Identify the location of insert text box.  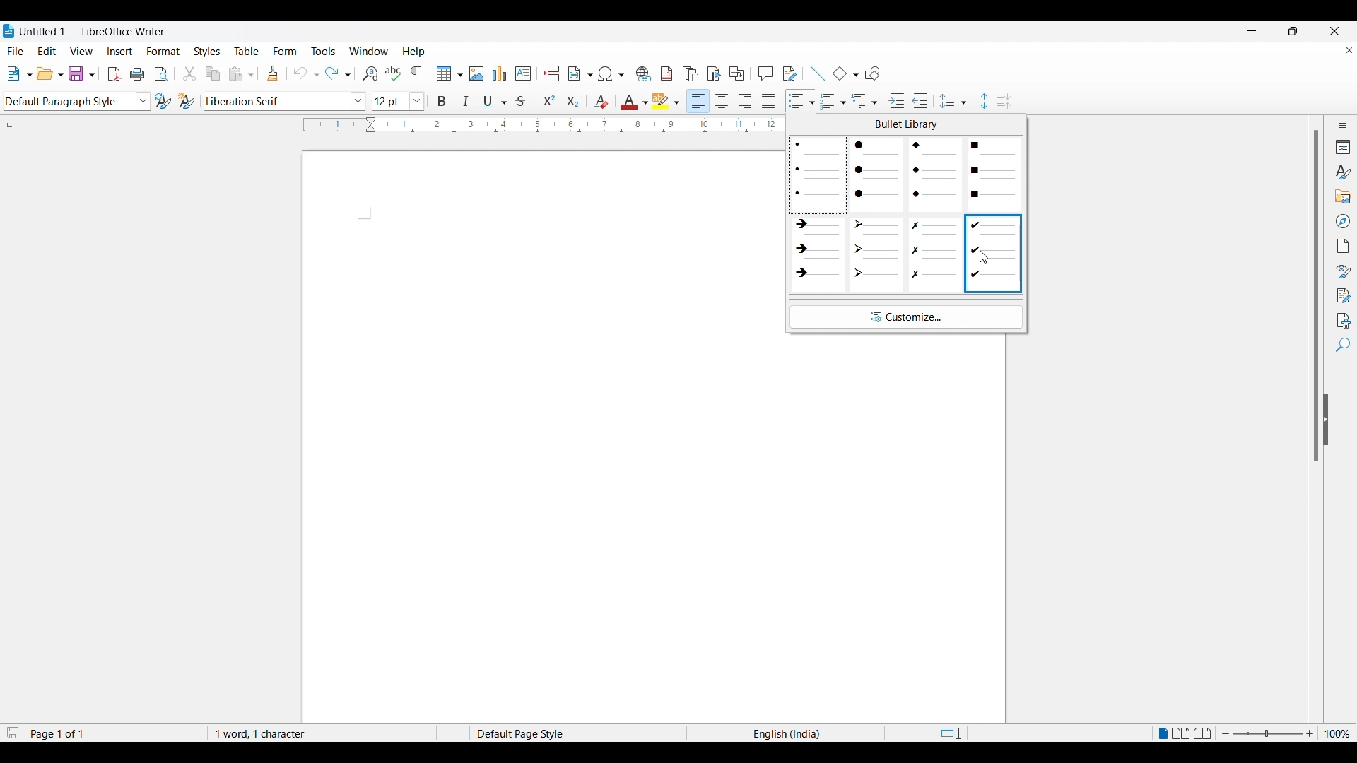
(524, 73).